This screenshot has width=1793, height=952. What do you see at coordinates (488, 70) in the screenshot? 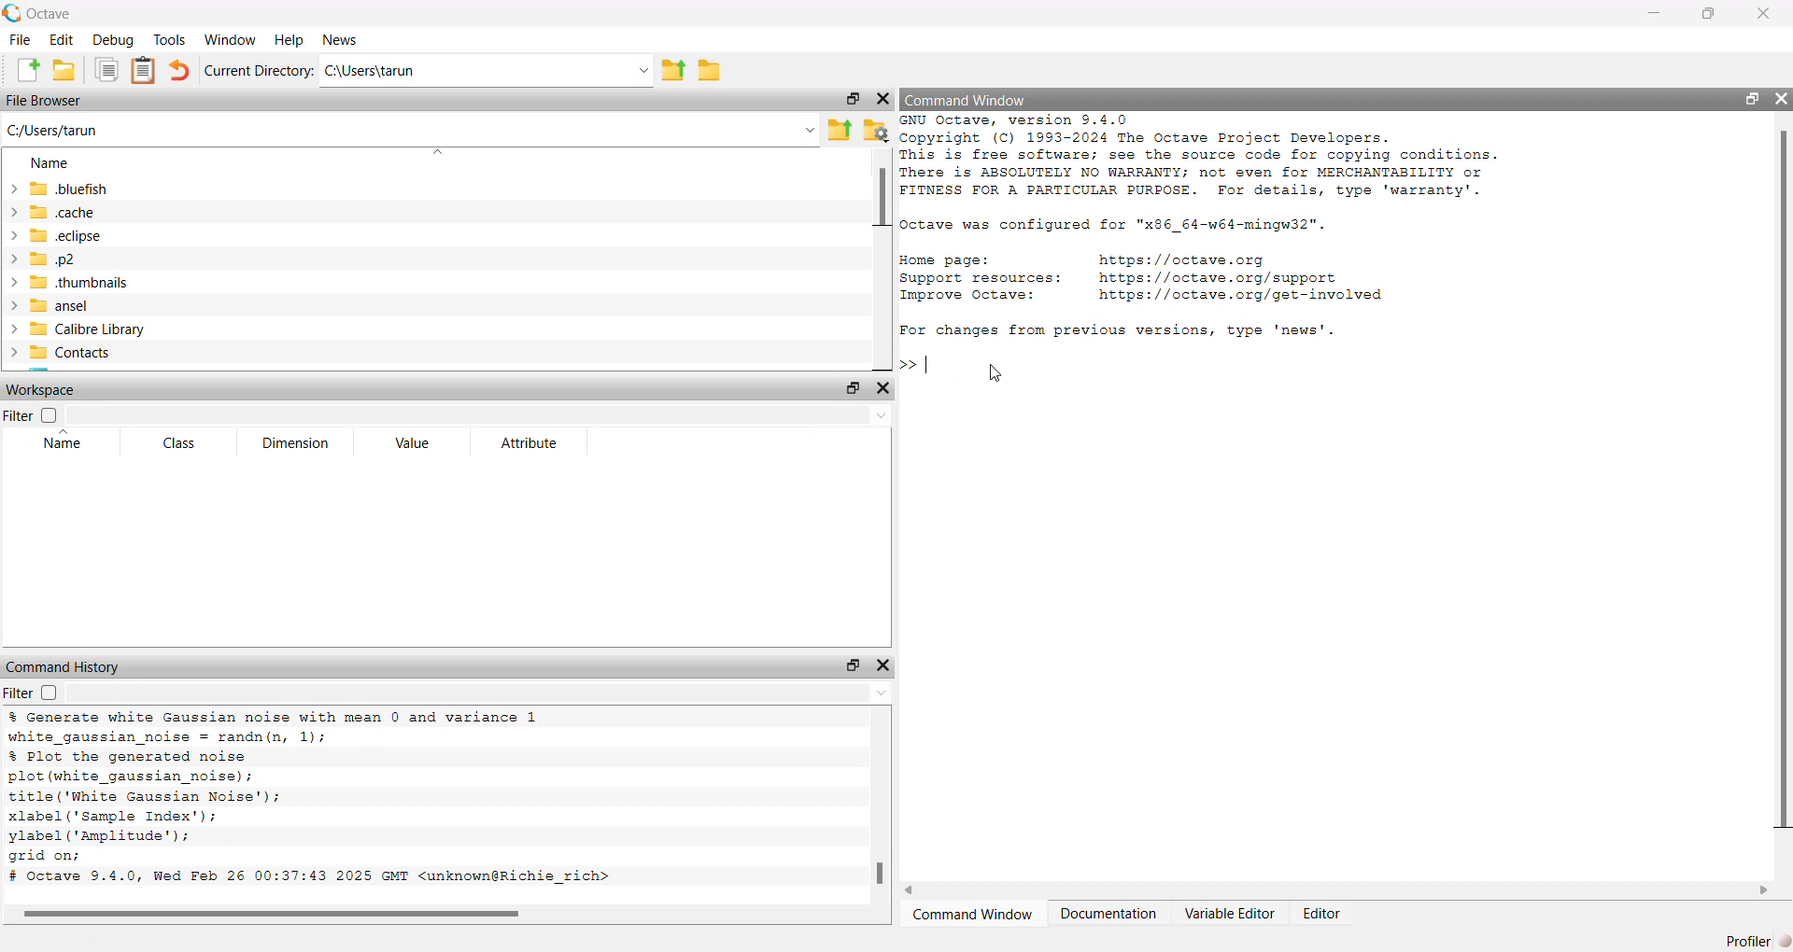
I see `Ci\Users\tarun -.` at bounding box center [488, 70].